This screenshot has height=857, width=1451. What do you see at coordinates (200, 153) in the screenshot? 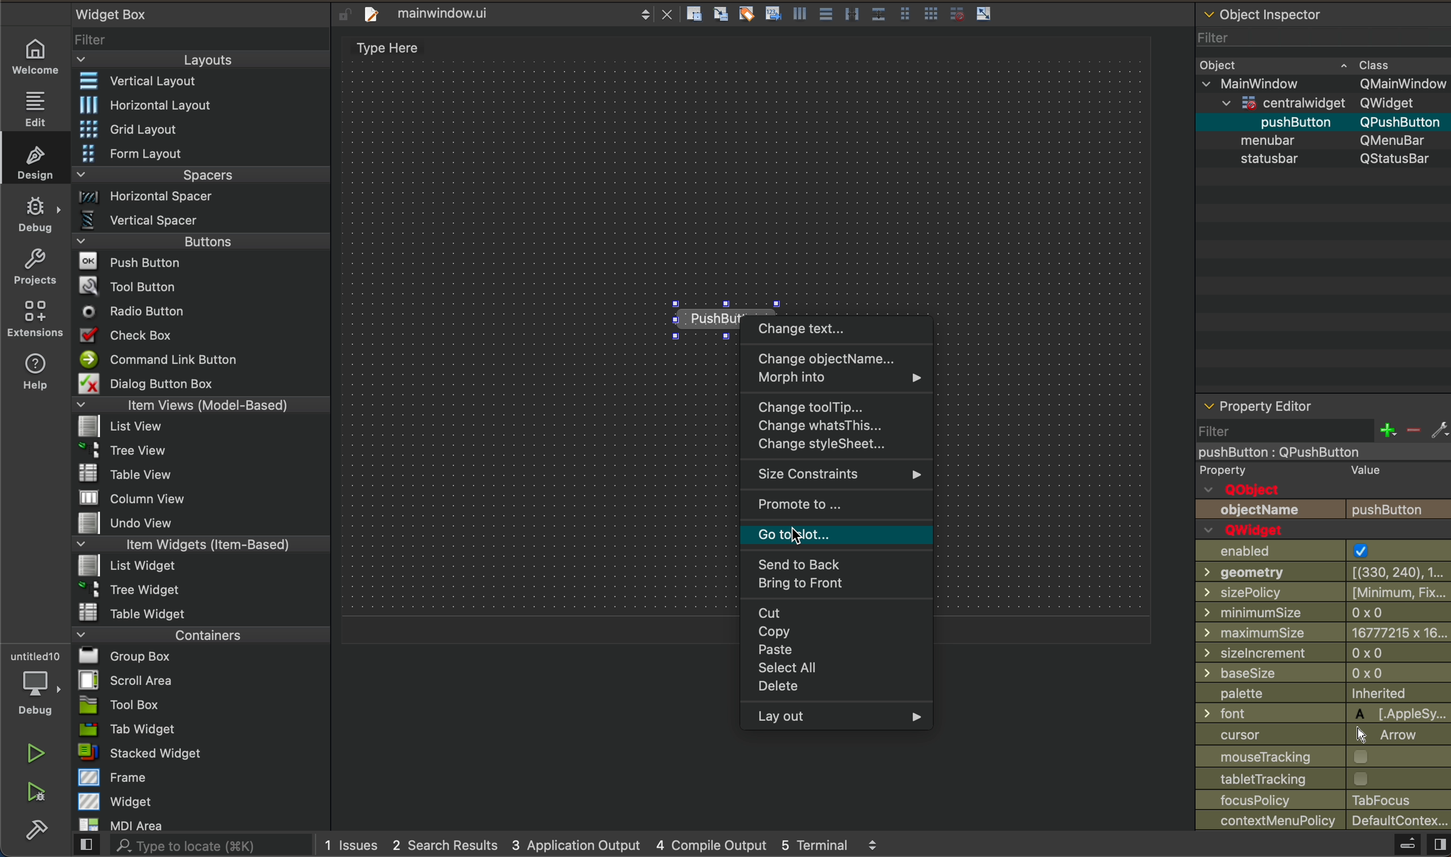
I see `form layout` at bounding box center [200, 153].